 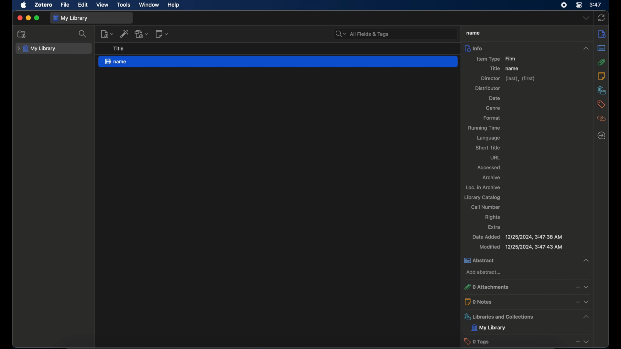 What do you see at coordinates (142, 34) in the screenshot?
I see `add attachment` at bounding box center [142, 34].